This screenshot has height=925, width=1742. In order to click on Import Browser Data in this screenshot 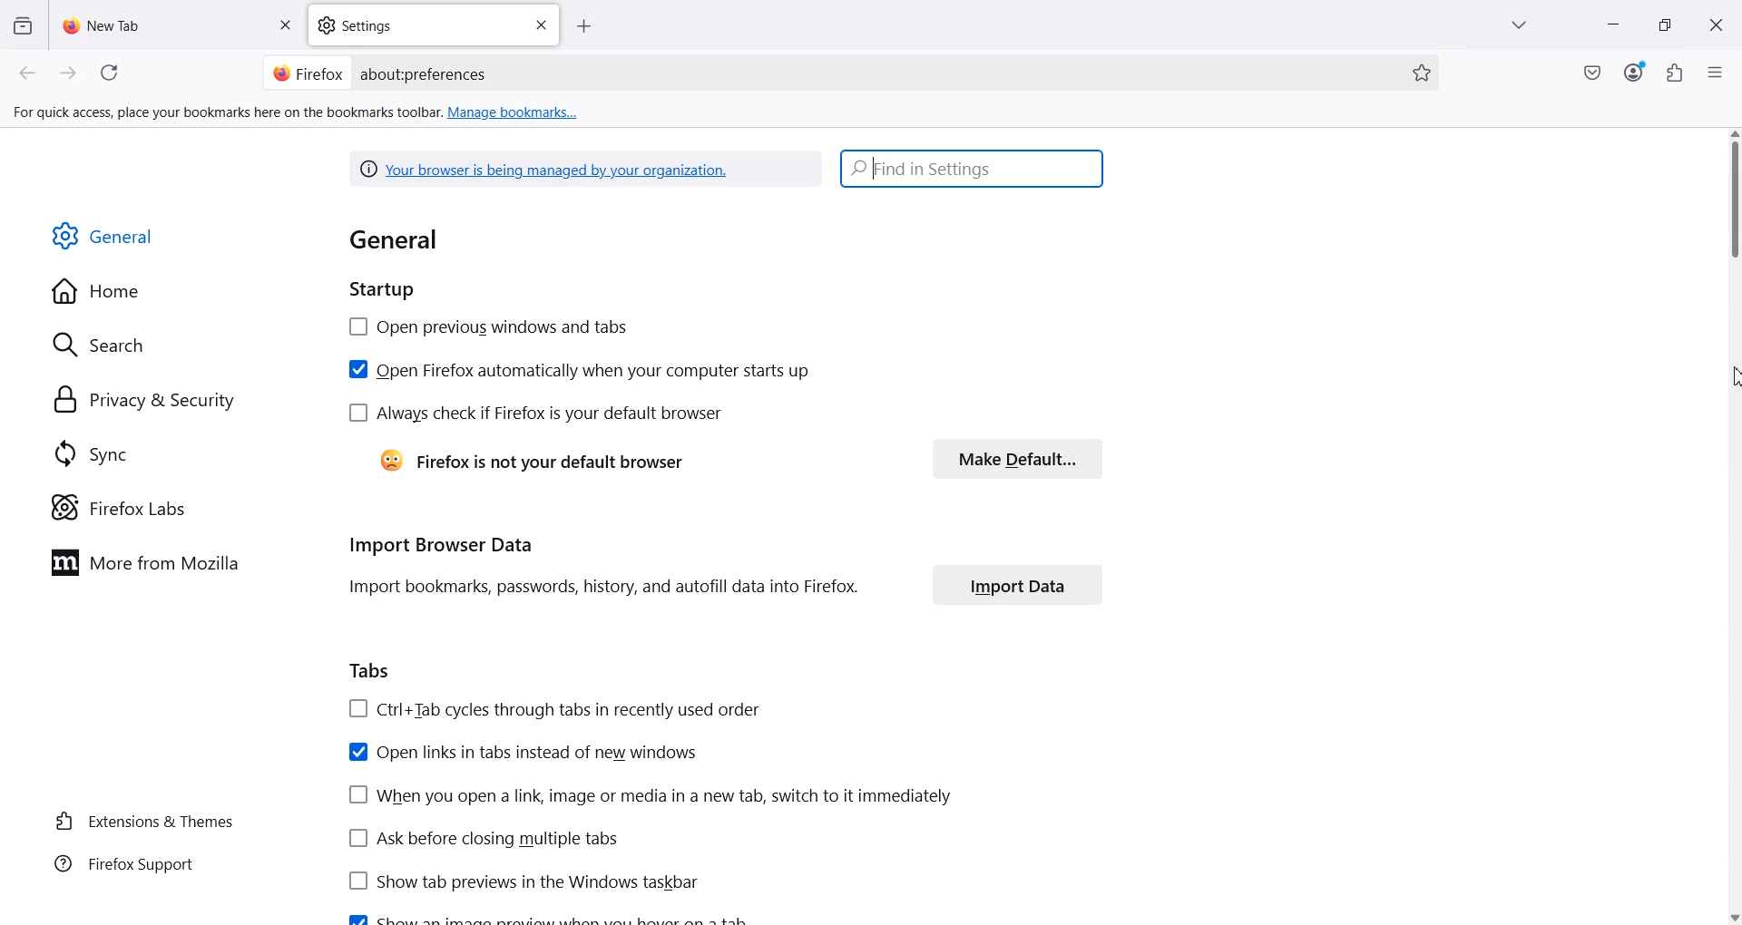, I will do `click(435, 543)`.